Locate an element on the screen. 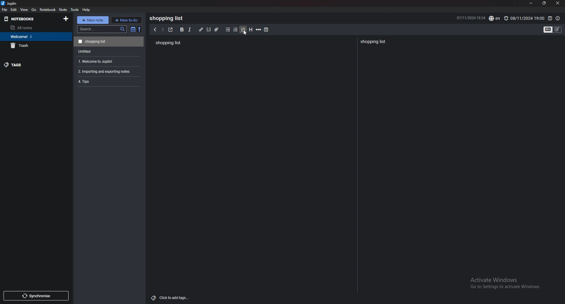 This screenshot has width=565, height=304. help is located at coordinates (87, 10).